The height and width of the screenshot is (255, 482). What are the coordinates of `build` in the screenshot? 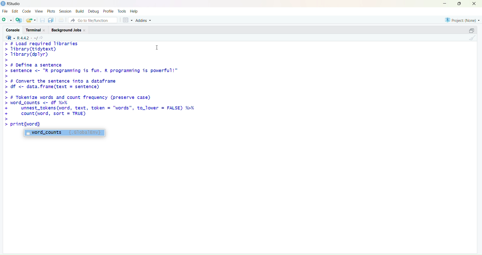 It's located at (80, 11).